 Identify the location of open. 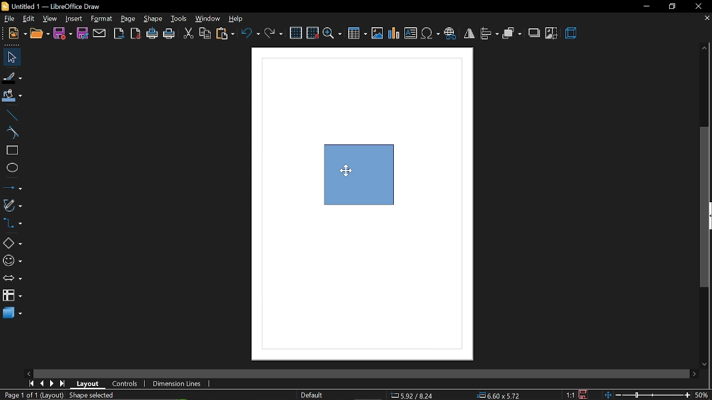
(39, 34).